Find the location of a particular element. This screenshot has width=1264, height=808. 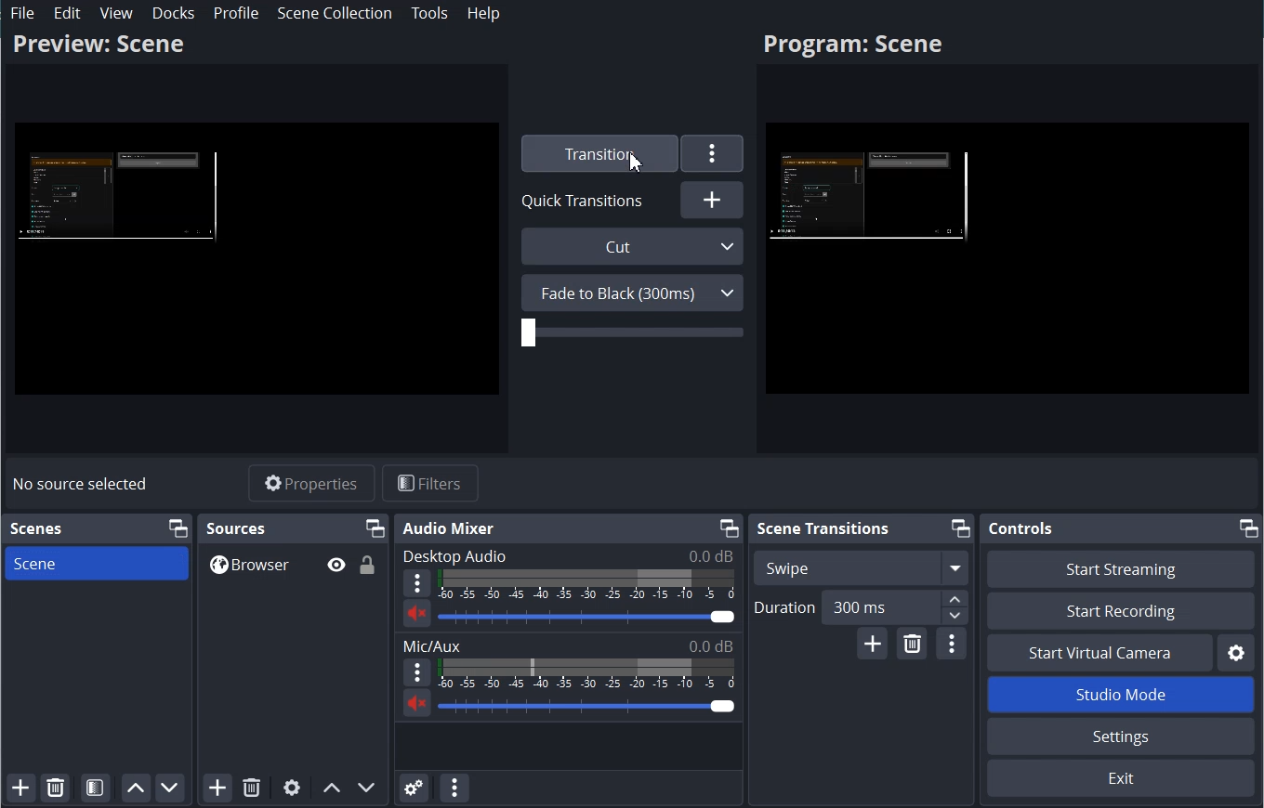

Sound Indicator is located at coordinates (587, 585).